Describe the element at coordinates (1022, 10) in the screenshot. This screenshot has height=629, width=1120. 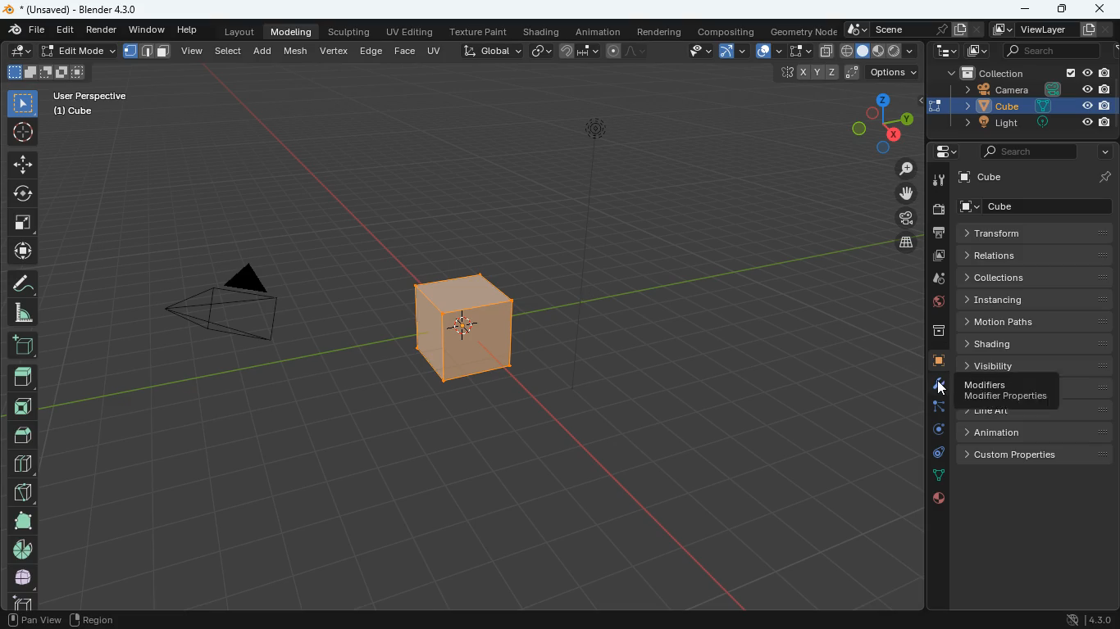
I see `minimize` at that location.